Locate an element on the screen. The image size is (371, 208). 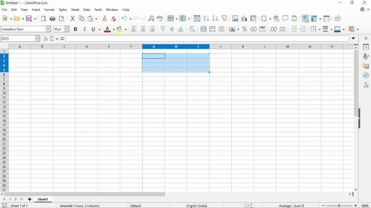
Text color is located at coordinates (109, 29).